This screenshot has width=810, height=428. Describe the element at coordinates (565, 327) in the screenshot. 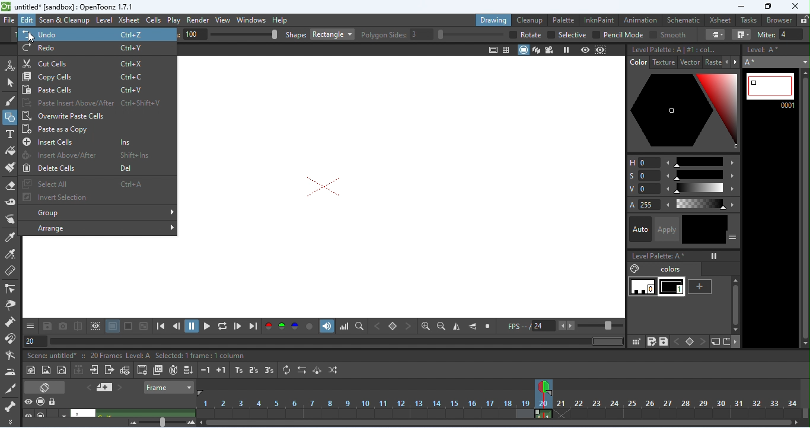

I see `FPS` at that location.